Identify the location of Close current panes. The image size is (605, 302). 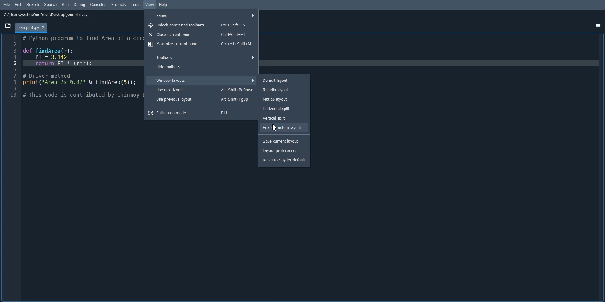
(200, 35).